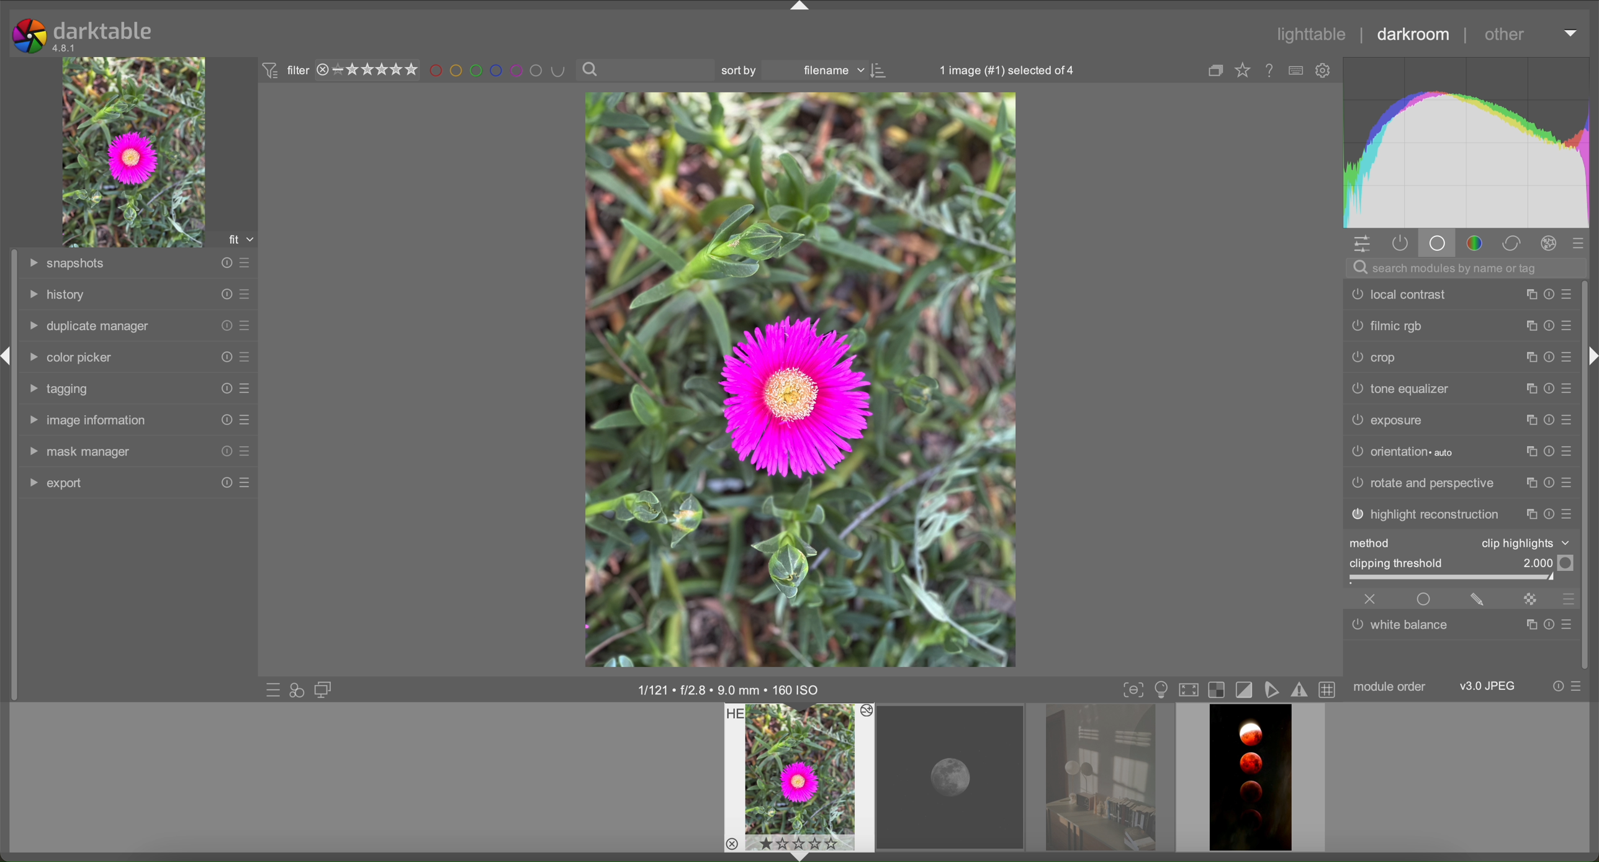 This screenshot has height=862, width=1599. I want to click on reset presets, so click(223, 355).